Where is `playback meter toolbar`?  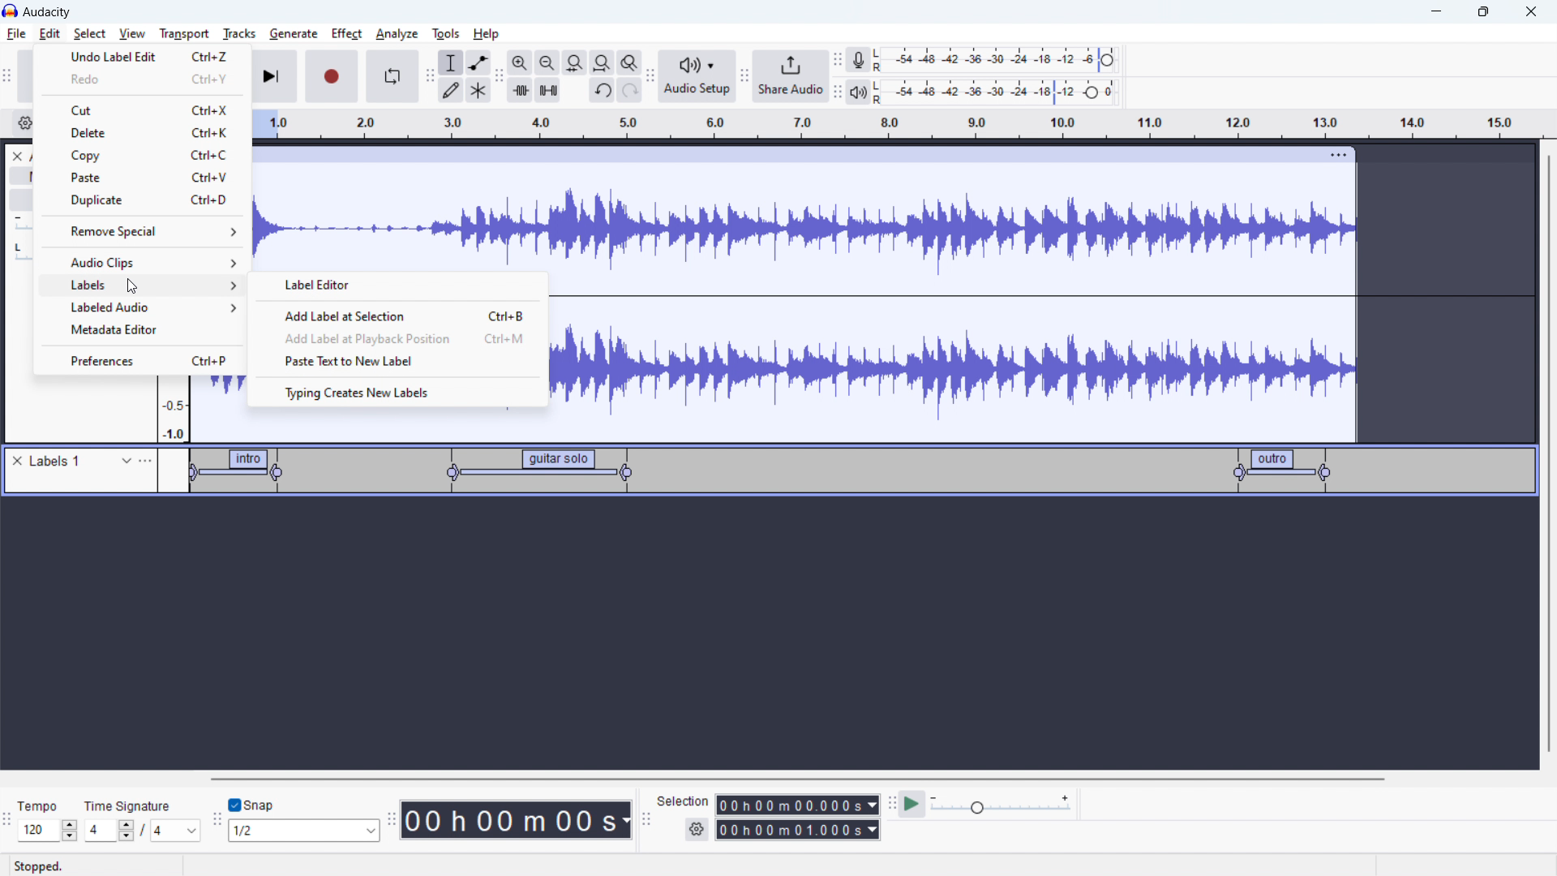
playback meter toolbar is located at coordinates (838, 92).